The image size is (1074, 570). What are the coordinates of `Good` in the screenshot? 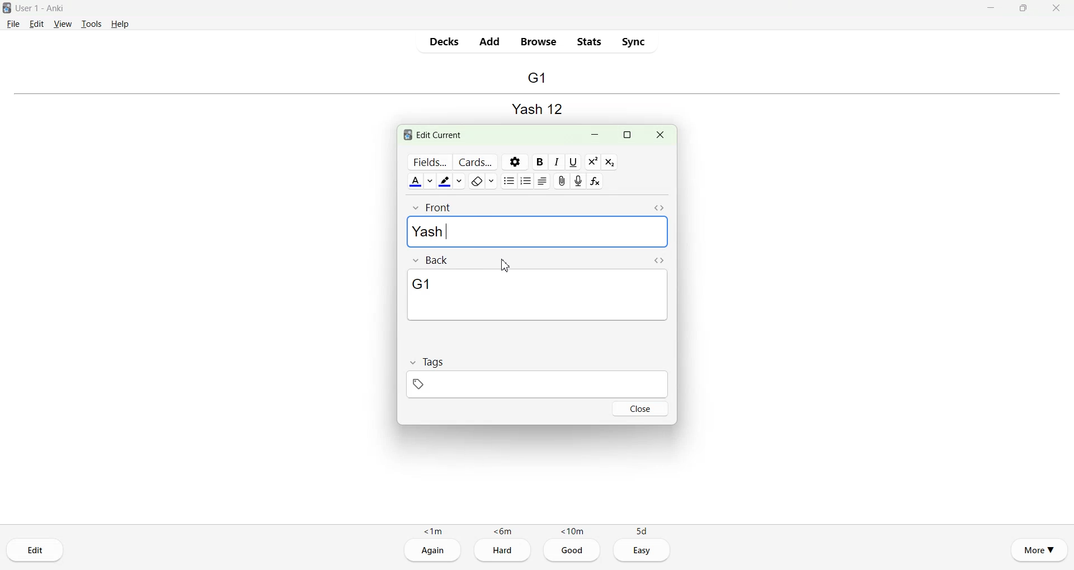 It's located at (572, 551).